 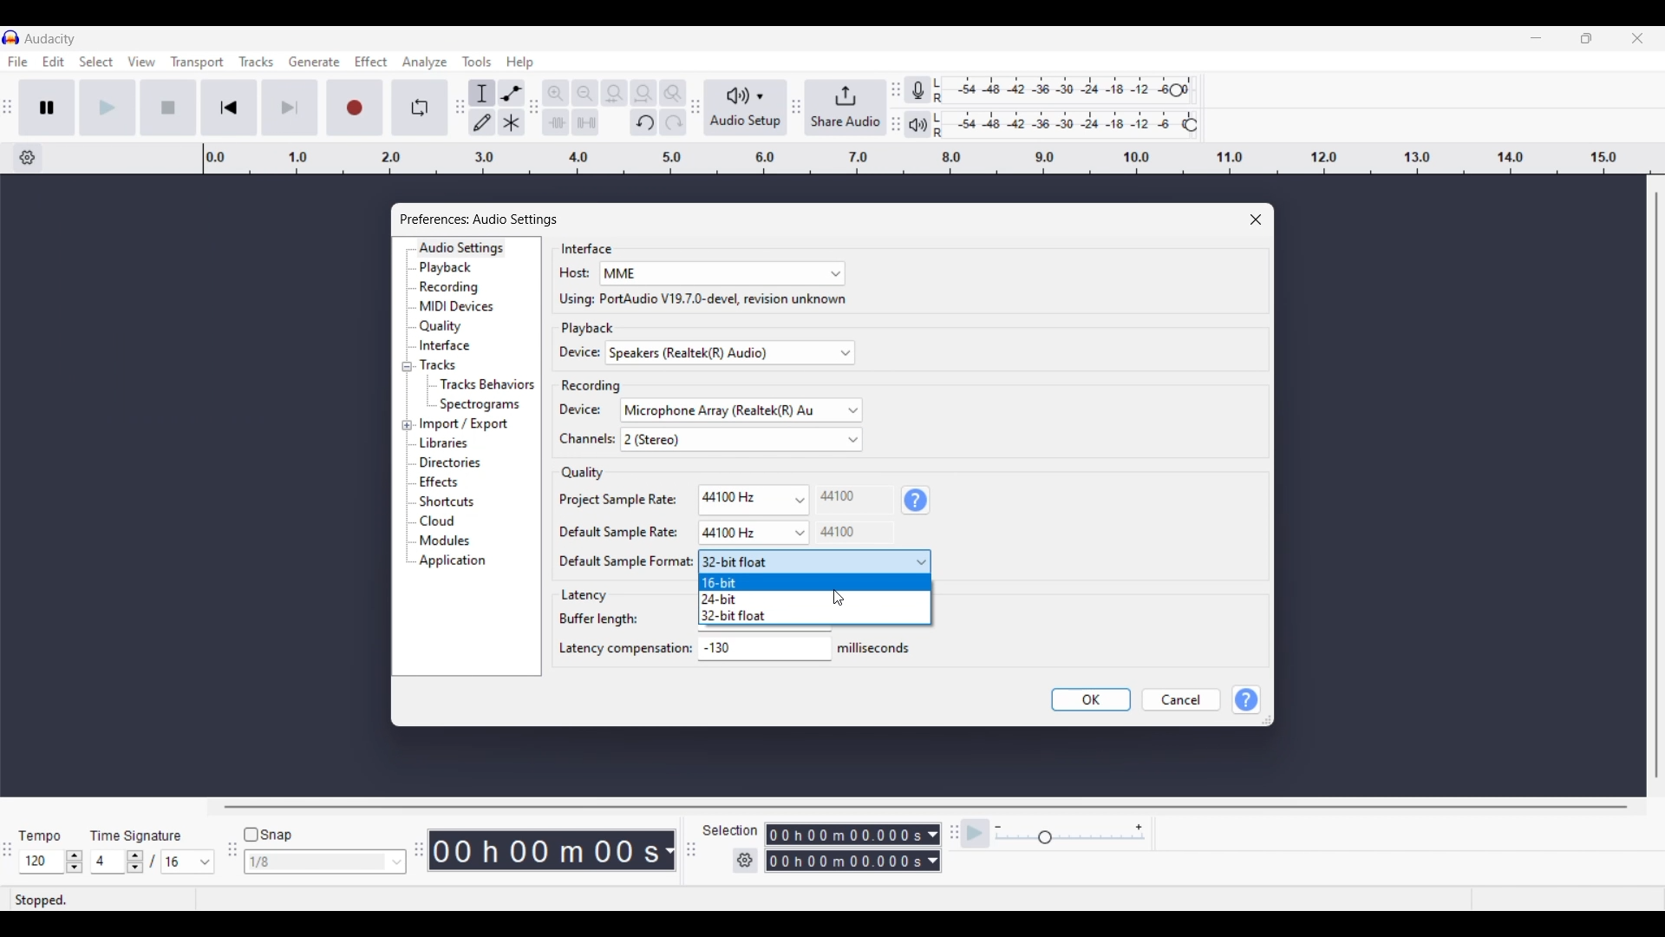 What do you see at coordinates (878, 648) in the screenshot?
I see `milliseconds` at bounding box center [878, 648].